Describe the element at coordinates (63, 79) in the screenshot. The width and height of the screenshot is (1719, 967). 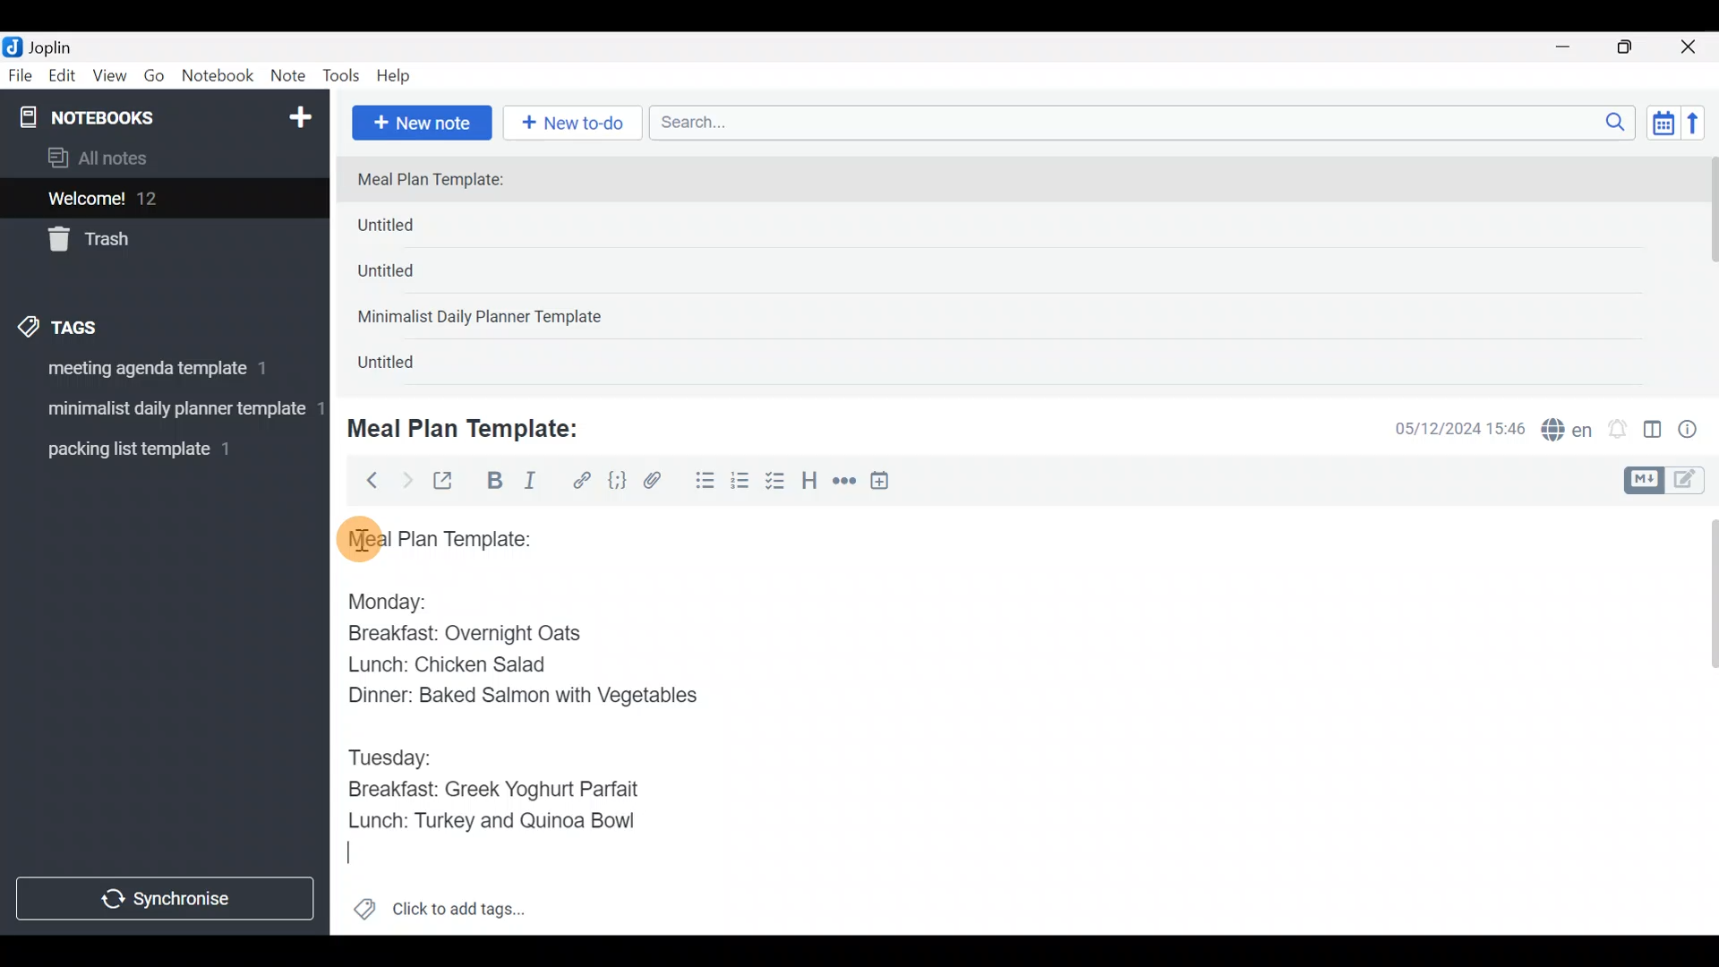
I see `Edit` at that location.